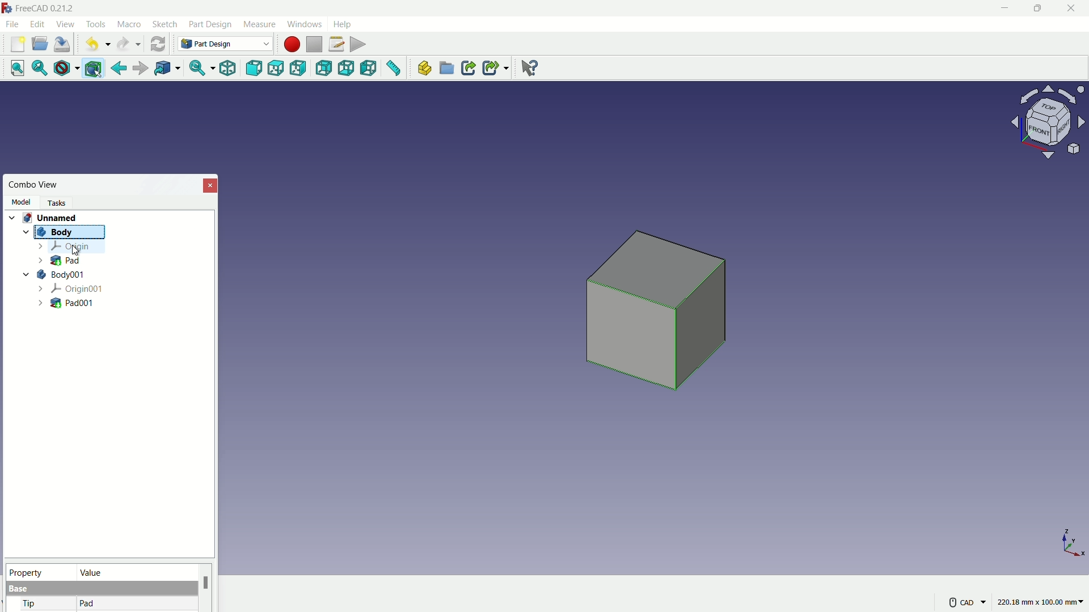 The height and width of the screenshot is (612, 1089). I want to click on fit selection, so click(37, 69).